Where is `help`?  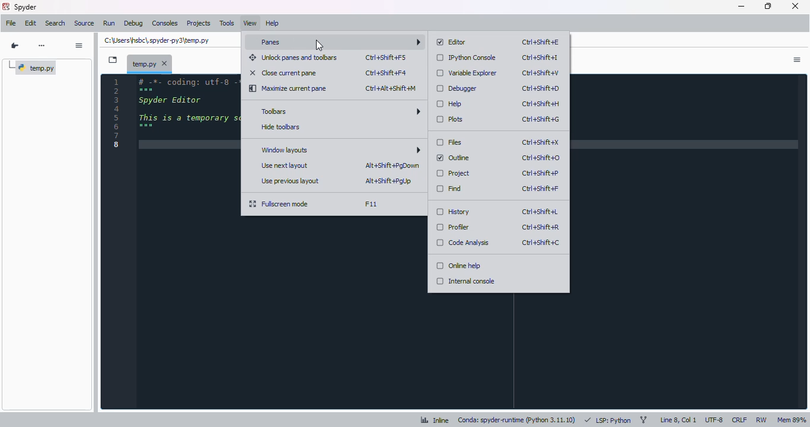 help is located at coordinates (272, 24).